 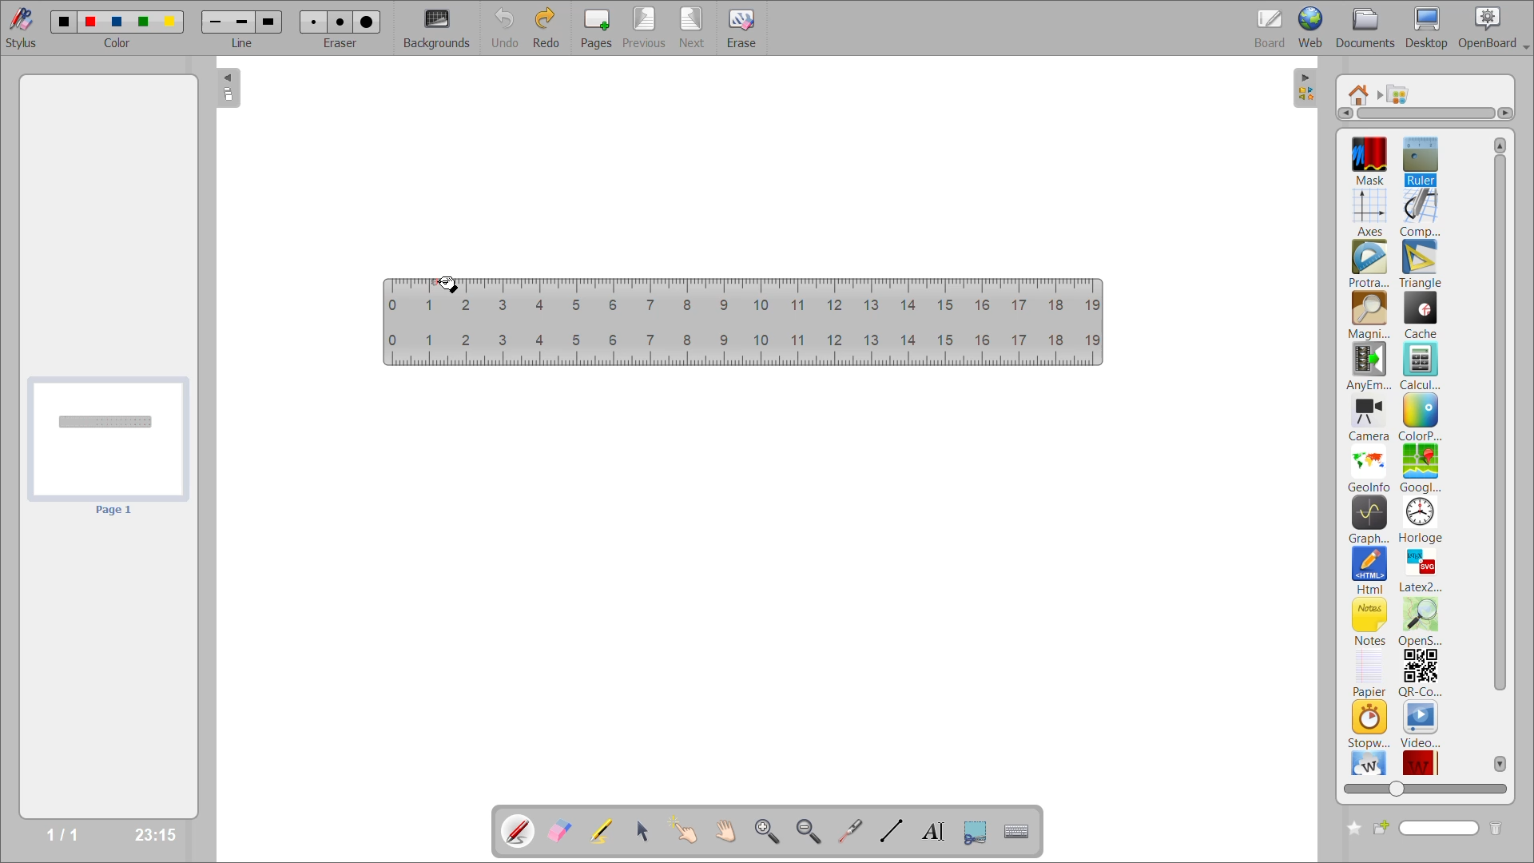 What do you see at coordinates (1367, 29) in the screenshot?
I see `documents` at bounding box center [1367, 29].